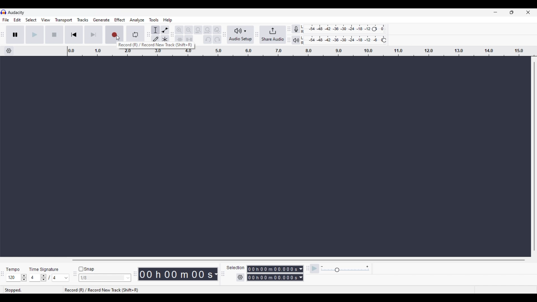  Describe the element at coordinates (102, 20) in the screenshot. I see `Generate menu` at that location.